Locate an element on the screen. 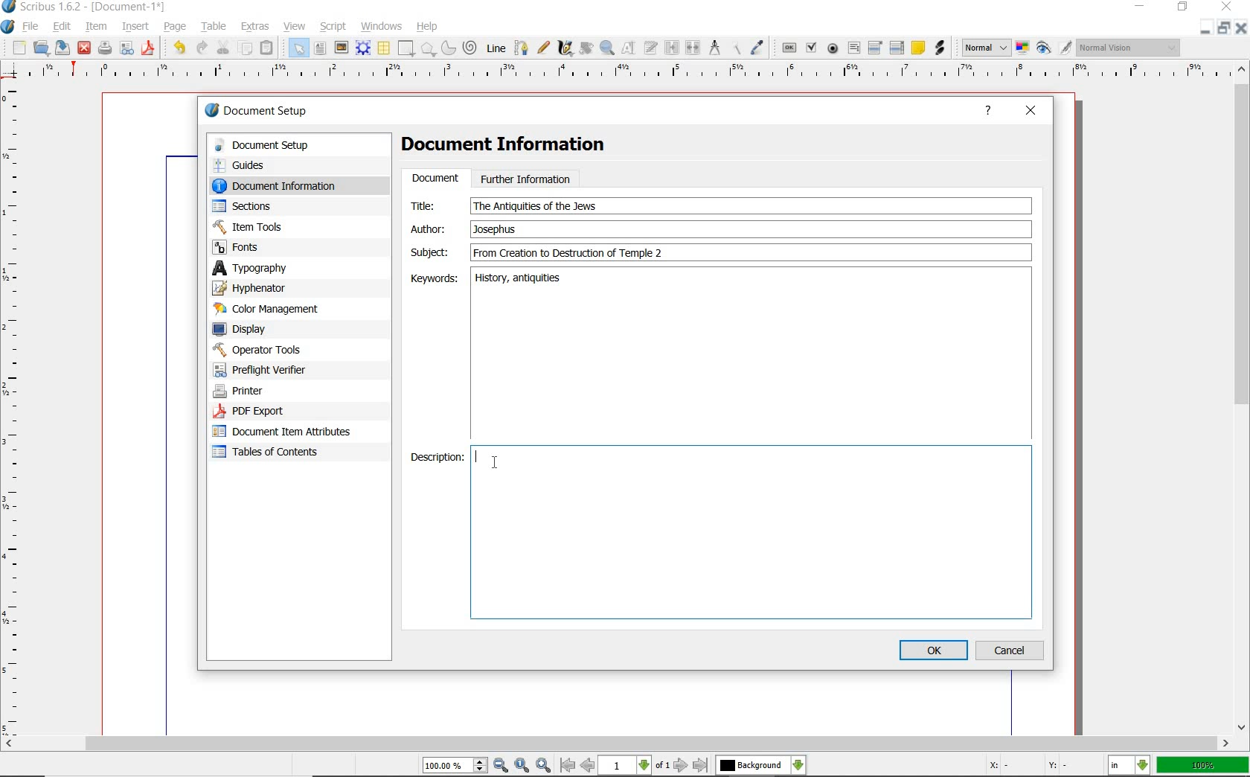 The image size is (1250, 777). shape is located at coordinates (406, 48).